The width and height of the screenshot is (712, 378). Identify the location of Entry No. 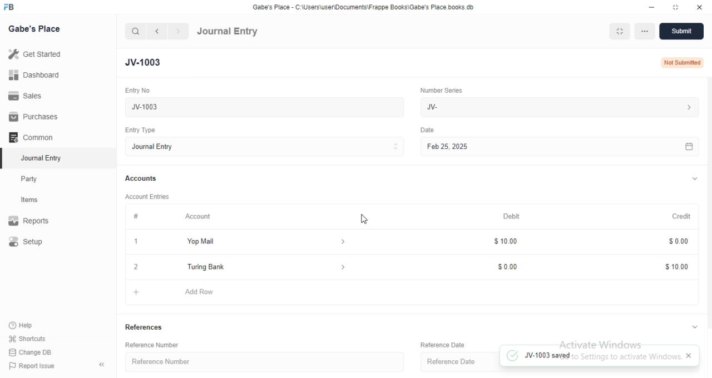
(136, 89).